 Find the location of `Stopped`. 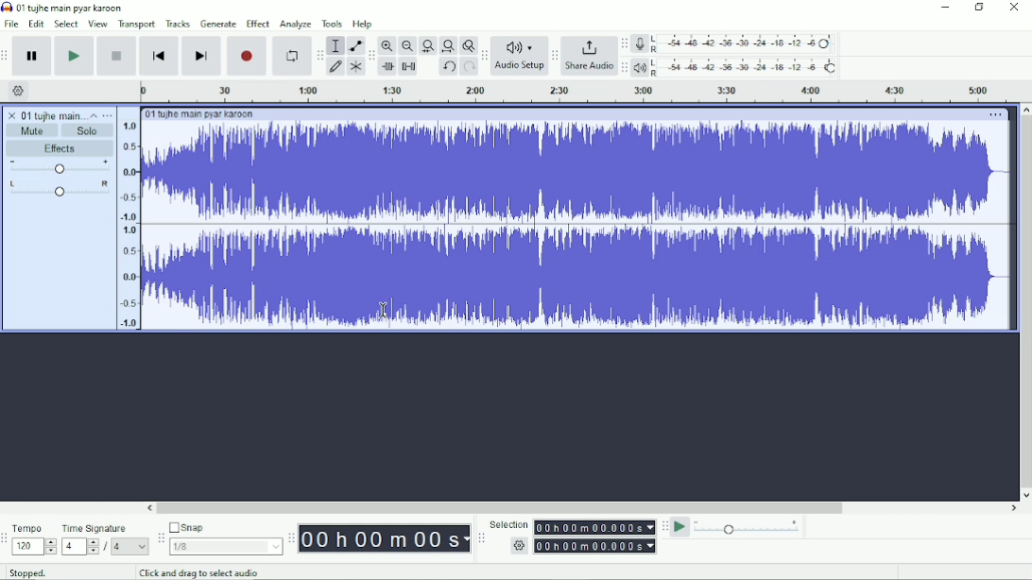

Stopped is located at coordinates (33, 573).